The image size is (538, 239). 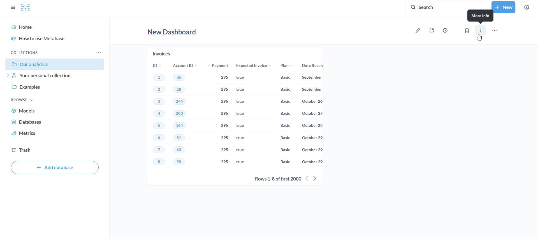 I want to click on 244, so click(x=179, y=102).